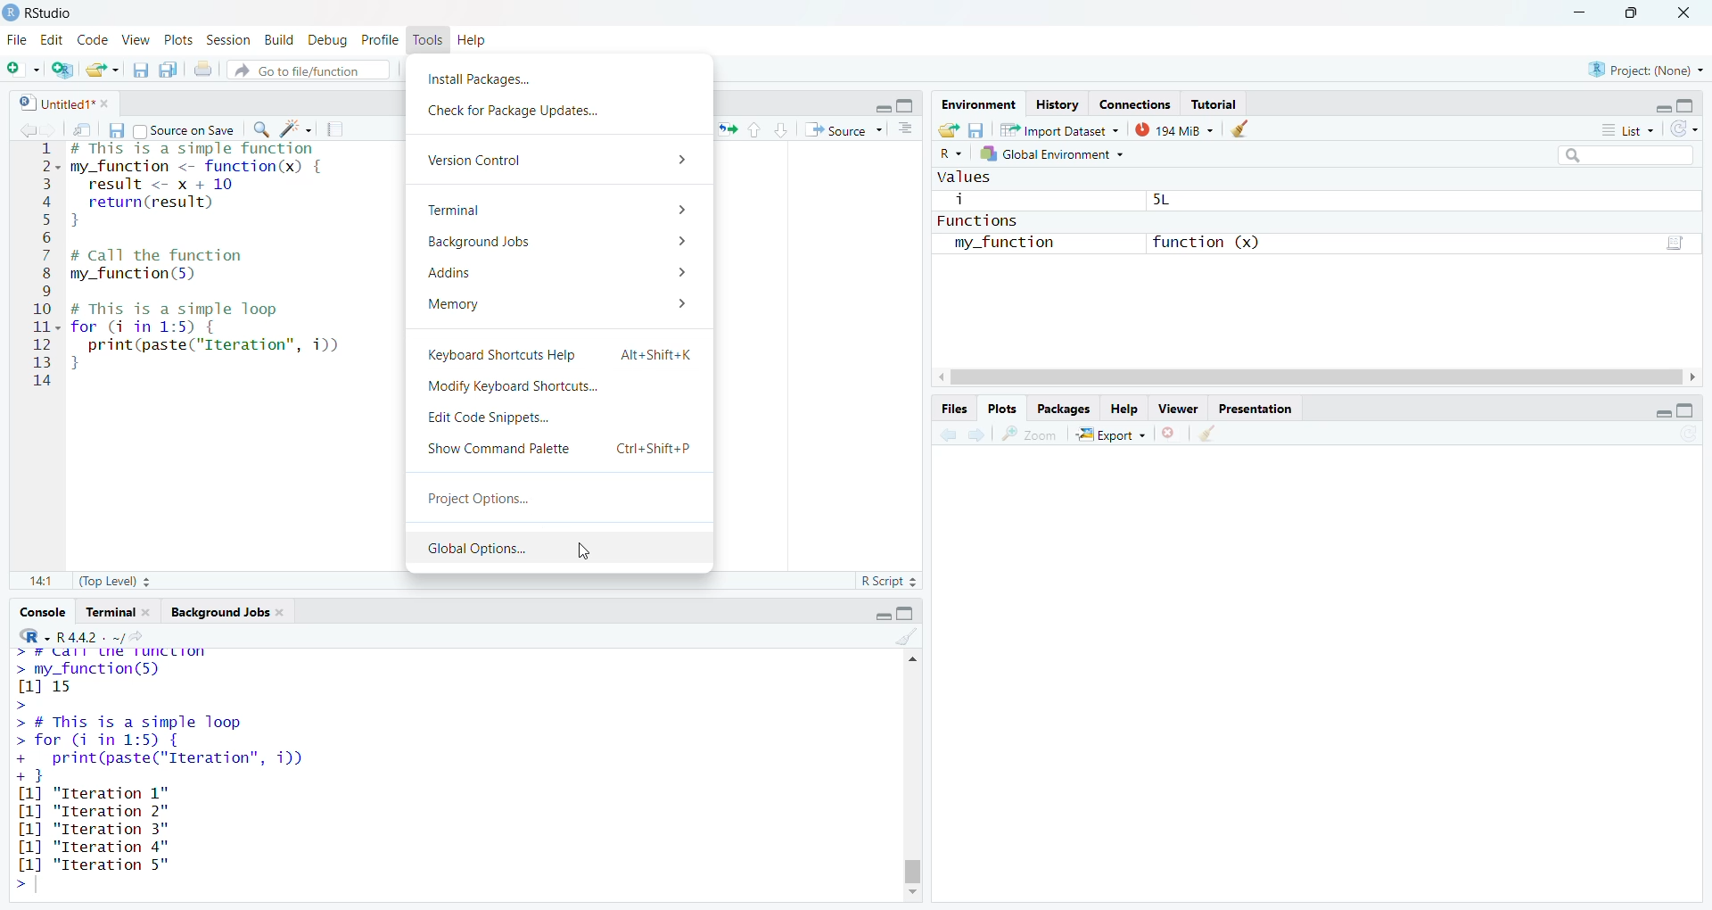  Describe the element at coordinates (560, 209) in the screenshot. I see `Terminal` at that location.